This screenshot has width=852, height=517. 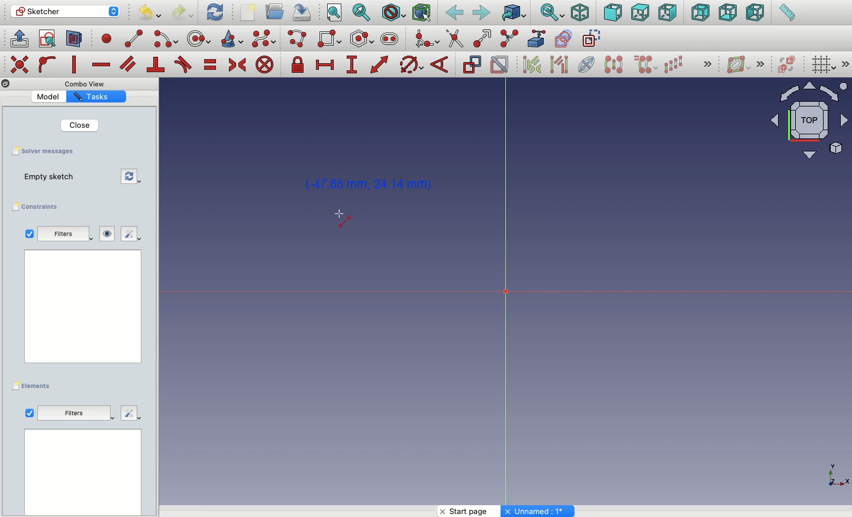 What do you see at coordinates (426, 39) in the screenshot?
I see `Create fillet` at bounding box center [426, 39].